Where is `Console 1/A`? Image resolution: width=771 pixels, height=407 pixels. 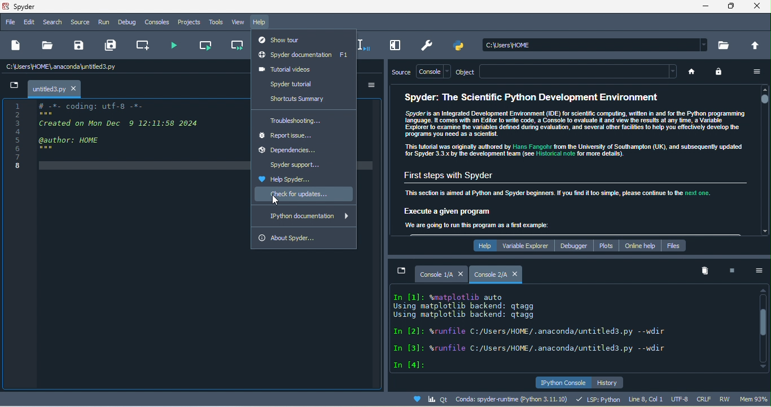
Console 1/A is located at coordinates (436, 275).